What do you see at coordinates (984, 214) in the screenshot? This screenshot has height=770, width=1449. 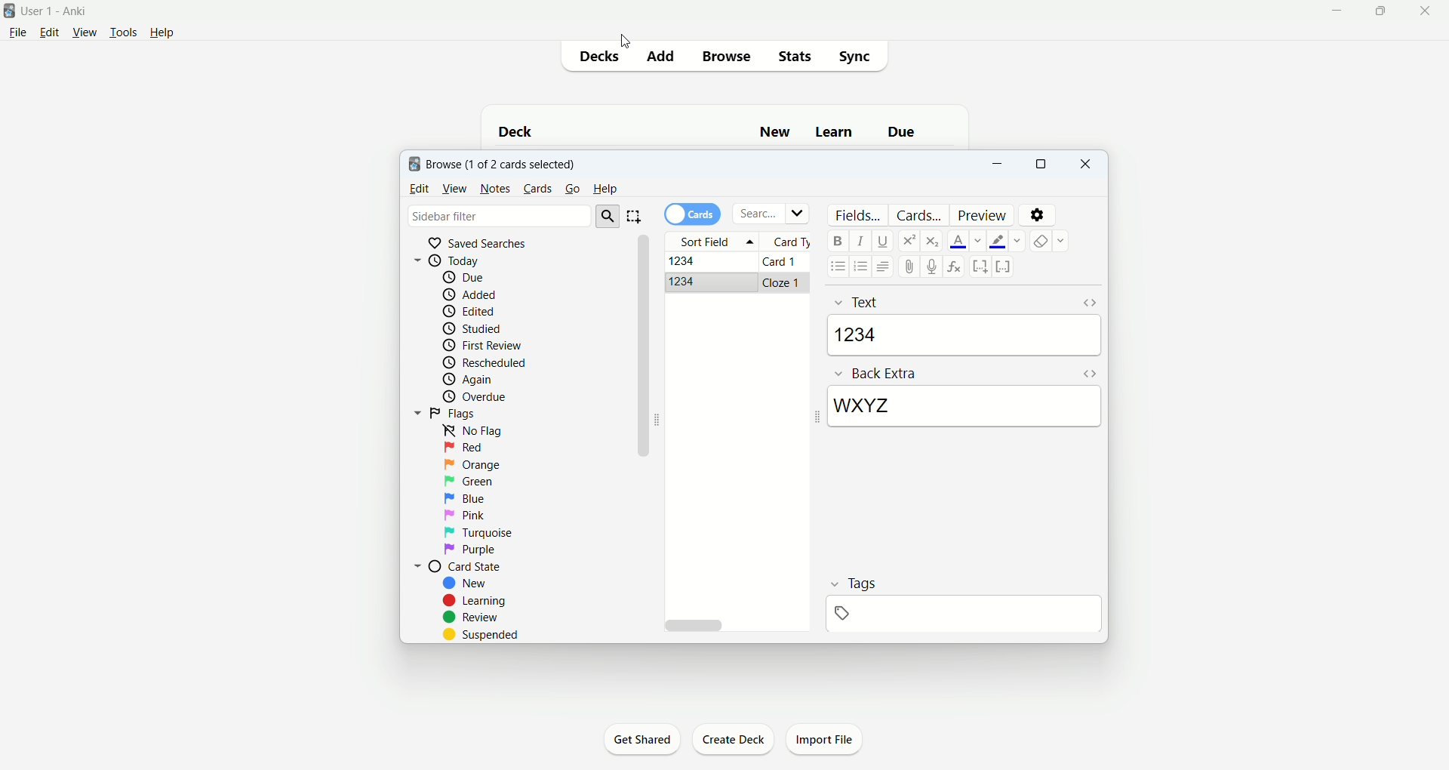 I see `preview` at bounding box center [984, 214].